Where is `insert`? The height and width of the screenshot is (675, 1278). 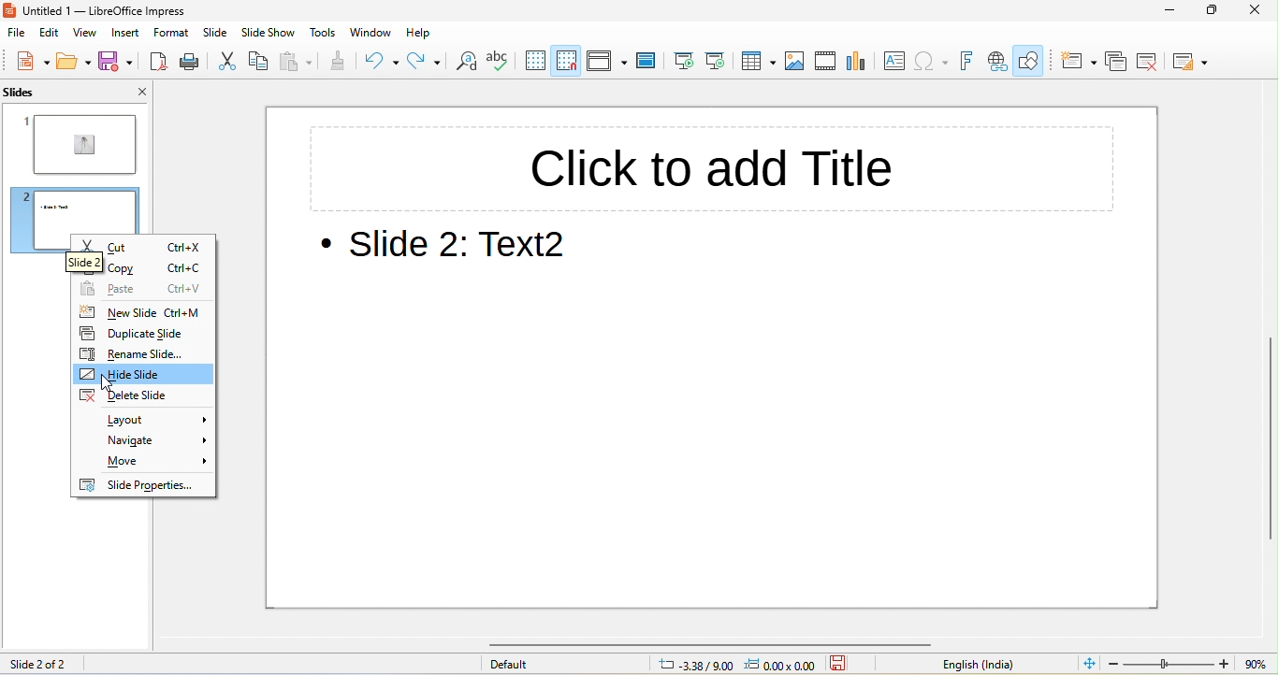 insert is located at coordinates (131, 36).